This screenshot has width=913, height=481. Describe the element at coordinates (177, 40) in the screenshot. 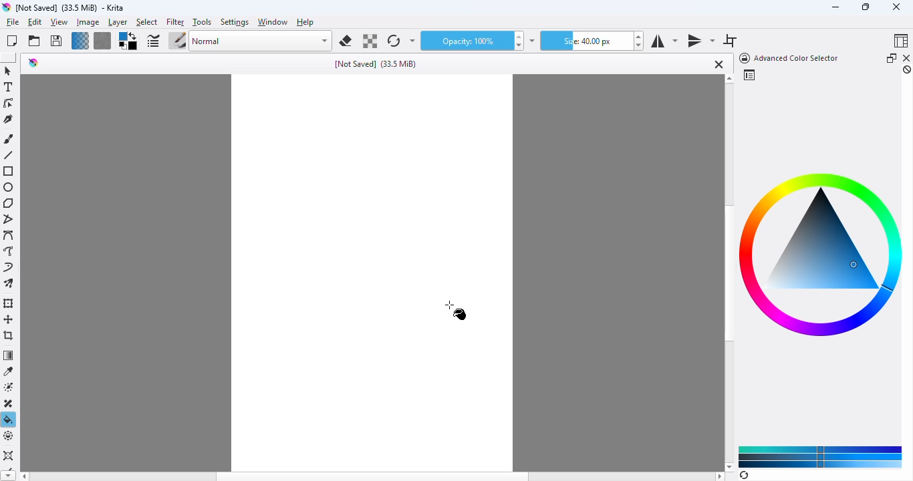

I see `choose brush preset` at that location.